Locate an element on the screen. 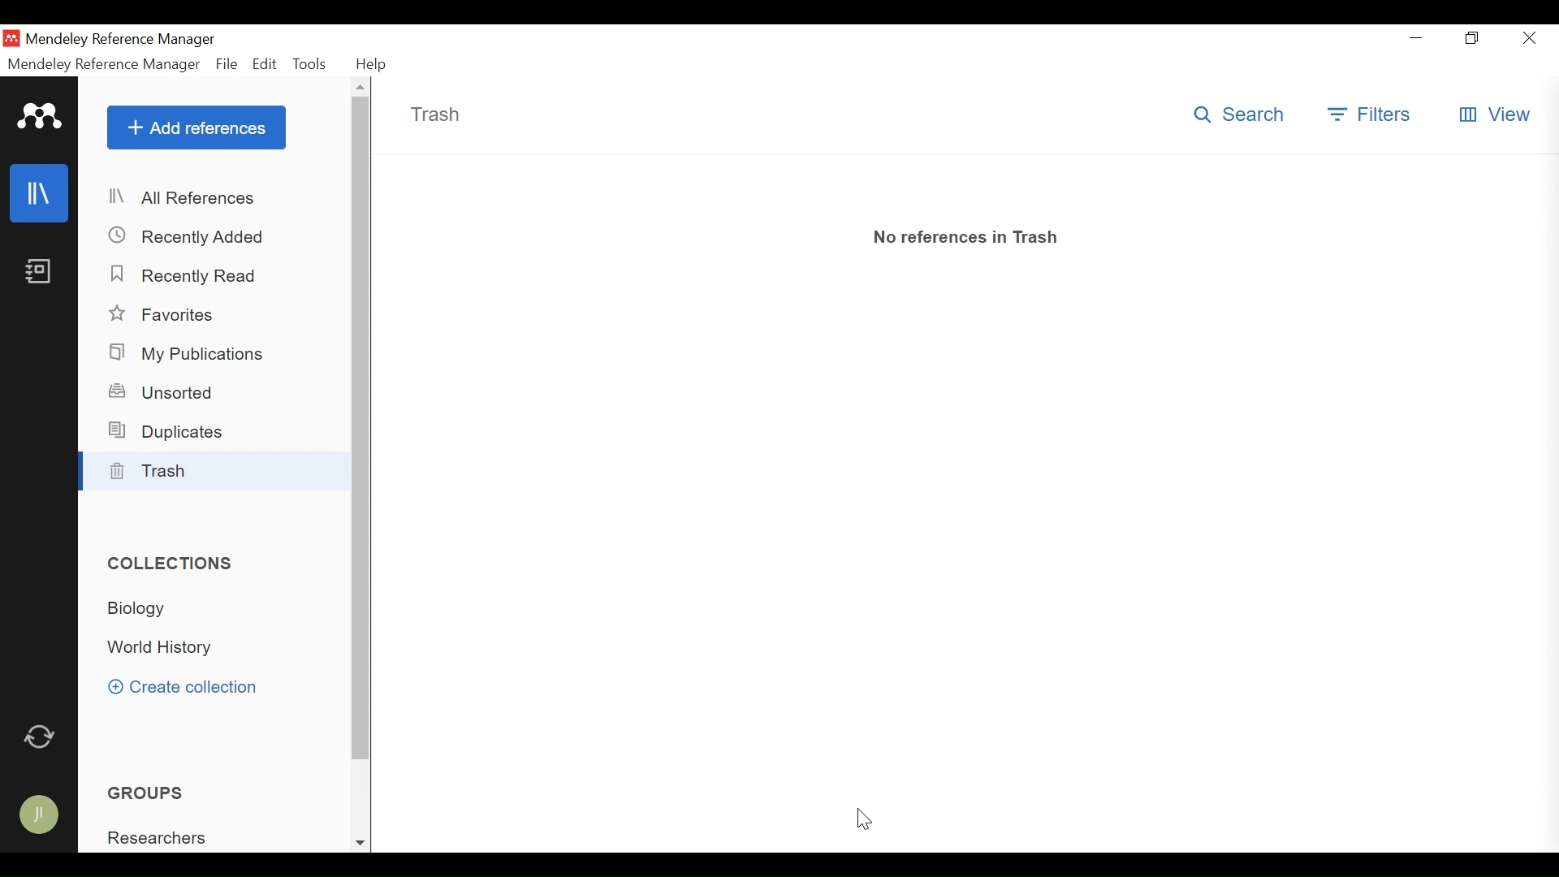 This screenshot has height=877, width=1559. Search is located at coordinates (1240, 114).